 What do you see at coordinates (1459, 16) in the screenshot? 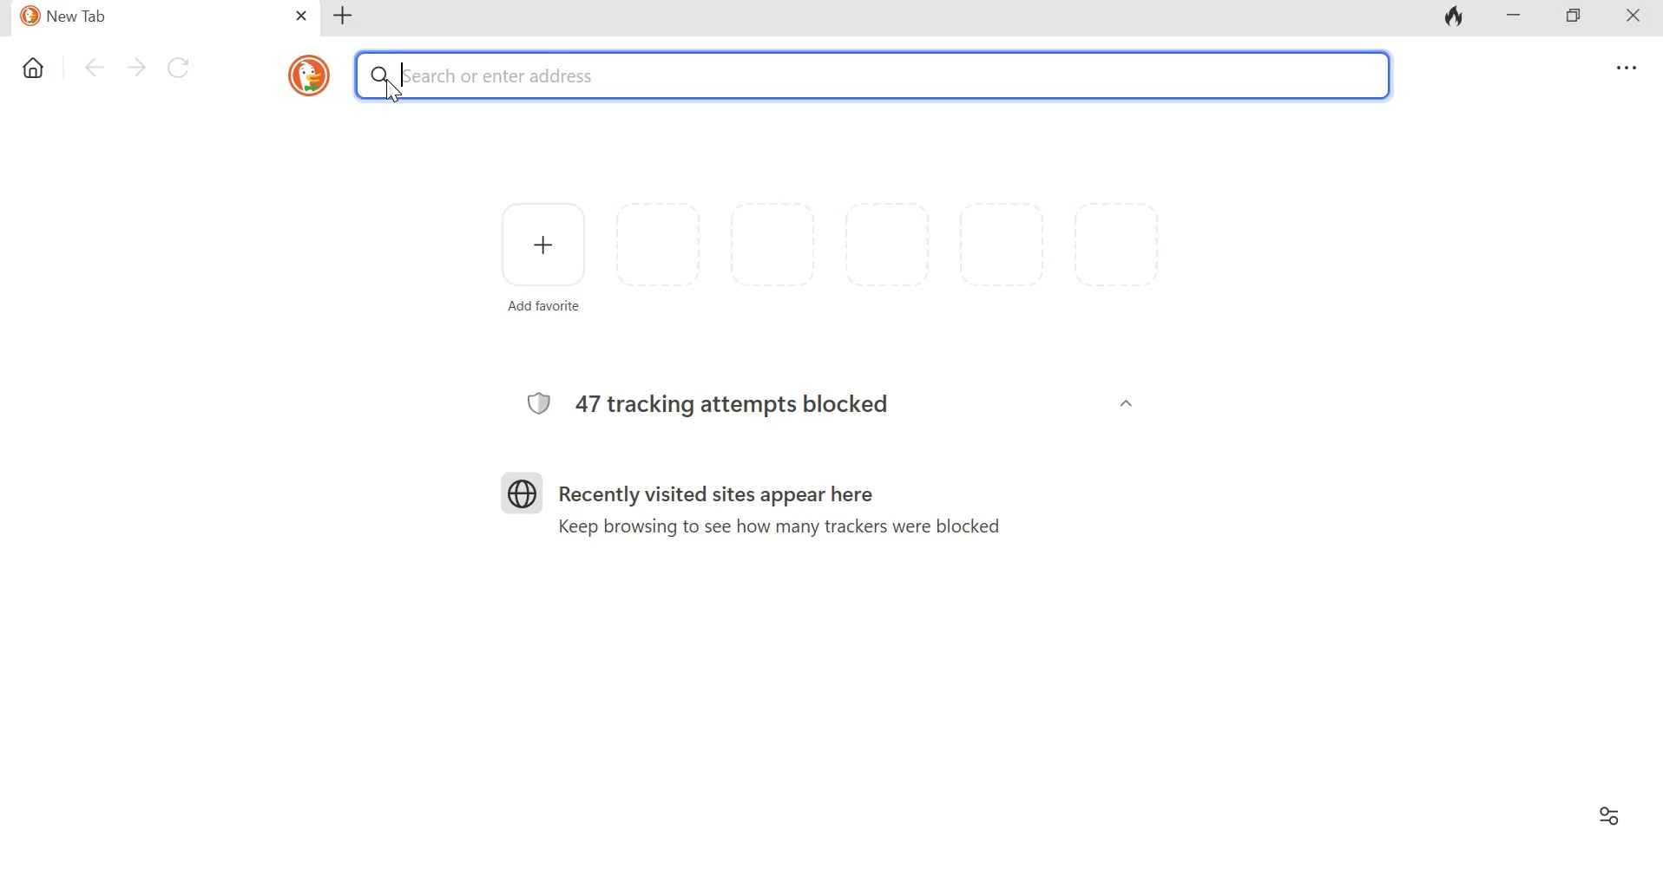
I see `Fire icon` at bounding box center [1459, 16].